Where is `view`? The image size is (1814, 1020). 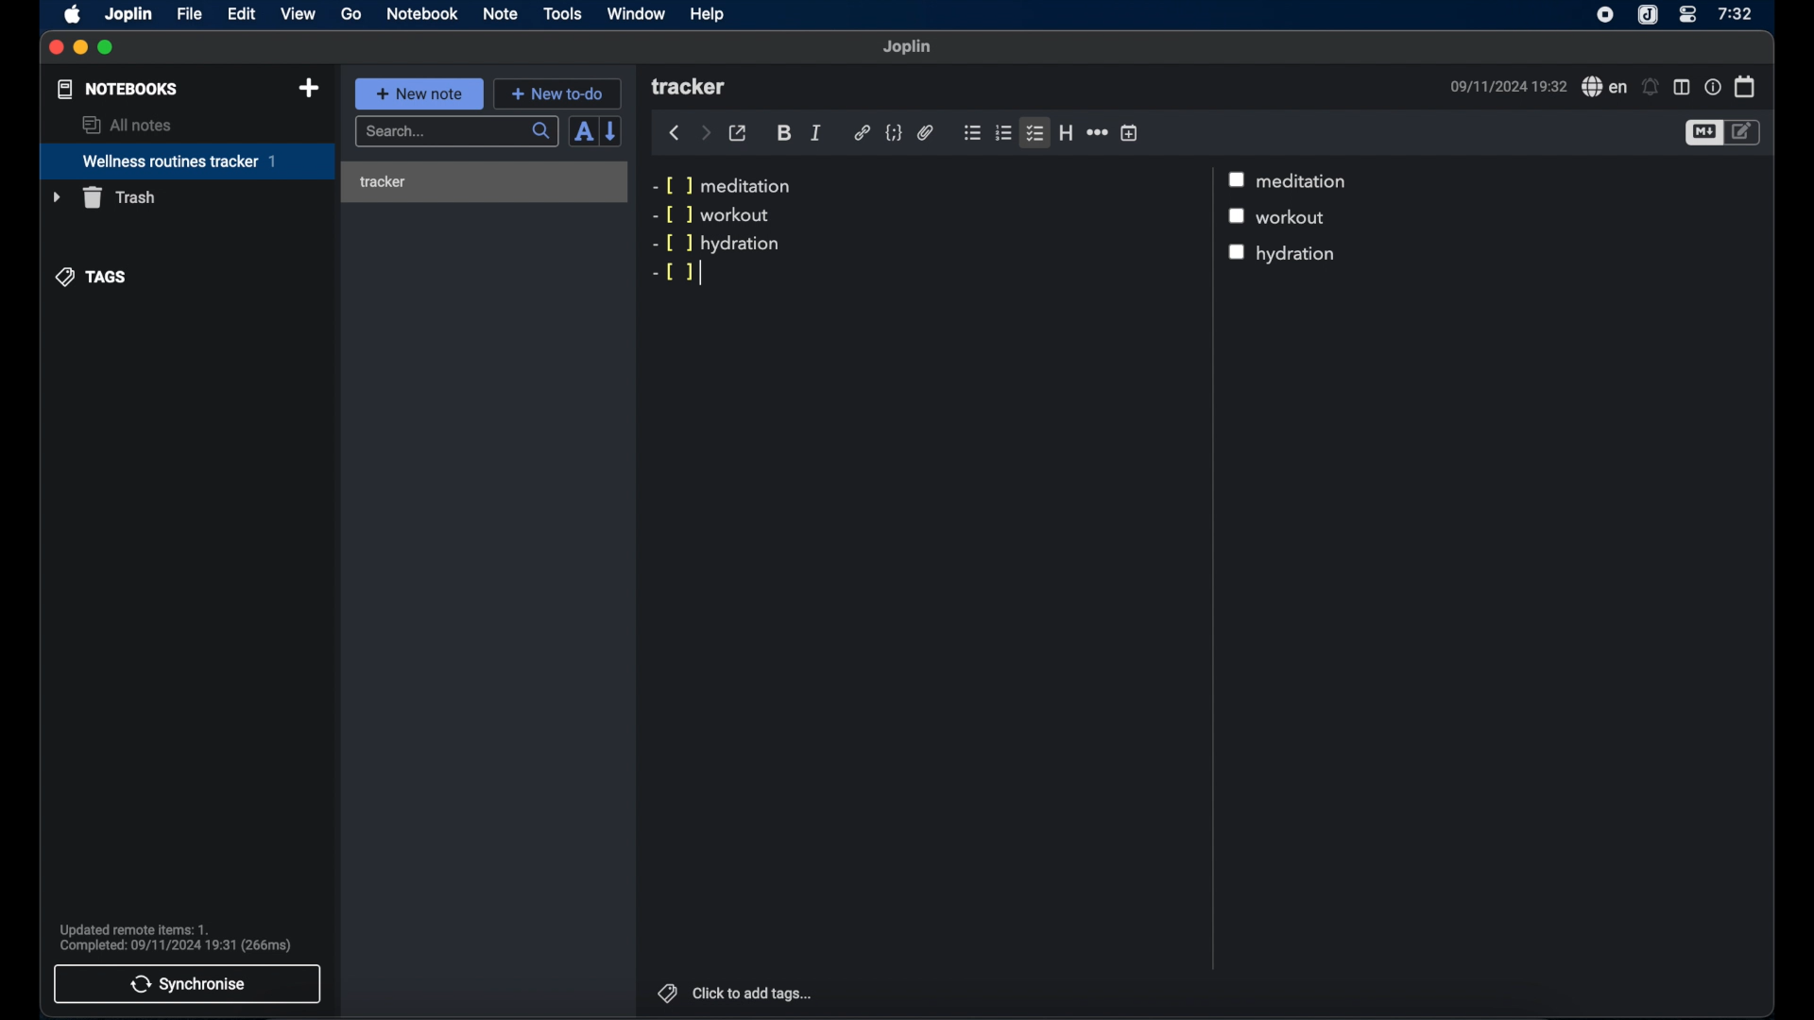 view is located at coordinates (298, 14).